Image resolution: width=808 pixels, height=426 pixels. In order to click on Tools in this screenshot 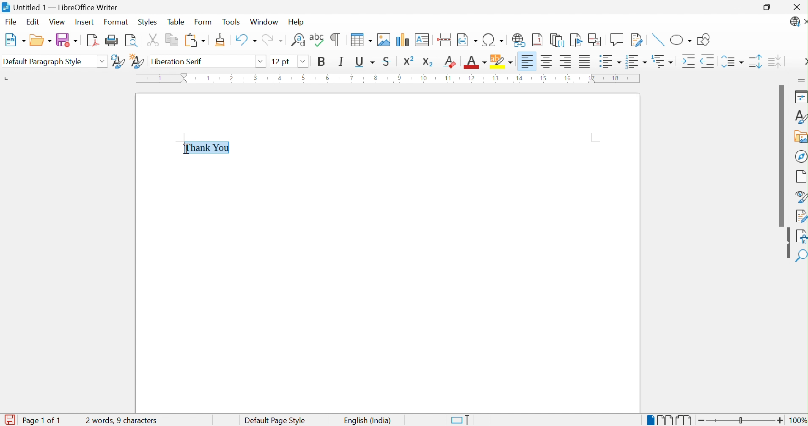, I will do `click(231, 22)`.